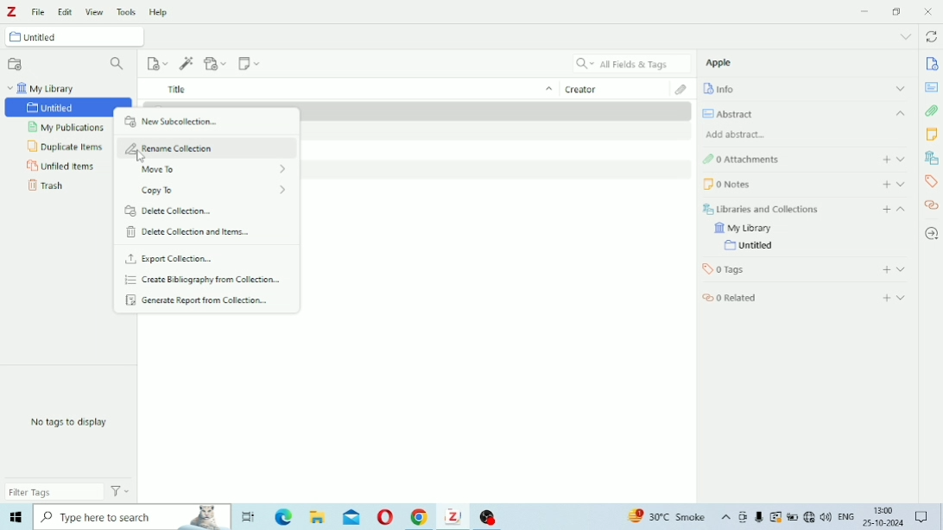  What do you see at coordinates (901, 269) in the screenshot?
I see `Expand section` at bounding box center [901, 269].